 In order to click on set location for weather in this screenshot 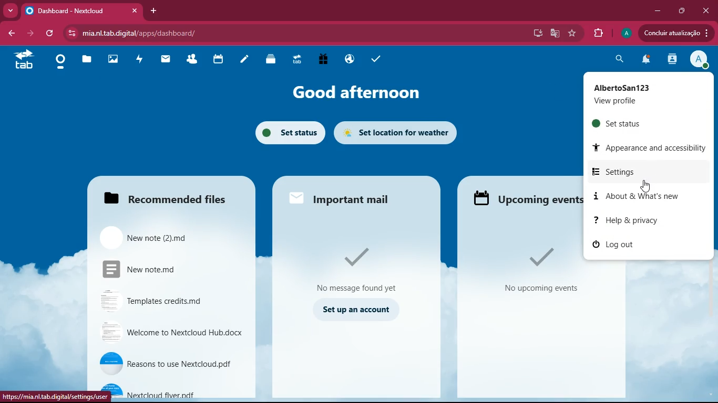, I will do `click(403, 134)`.